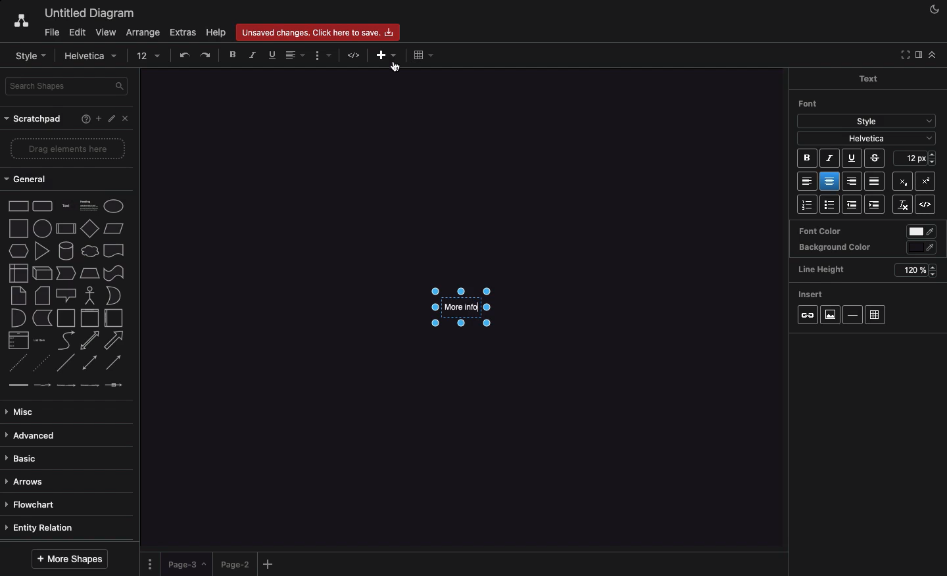  Describe the element at coordinates (93, 57) in the screenshot. I see `Helvetica` at that location.